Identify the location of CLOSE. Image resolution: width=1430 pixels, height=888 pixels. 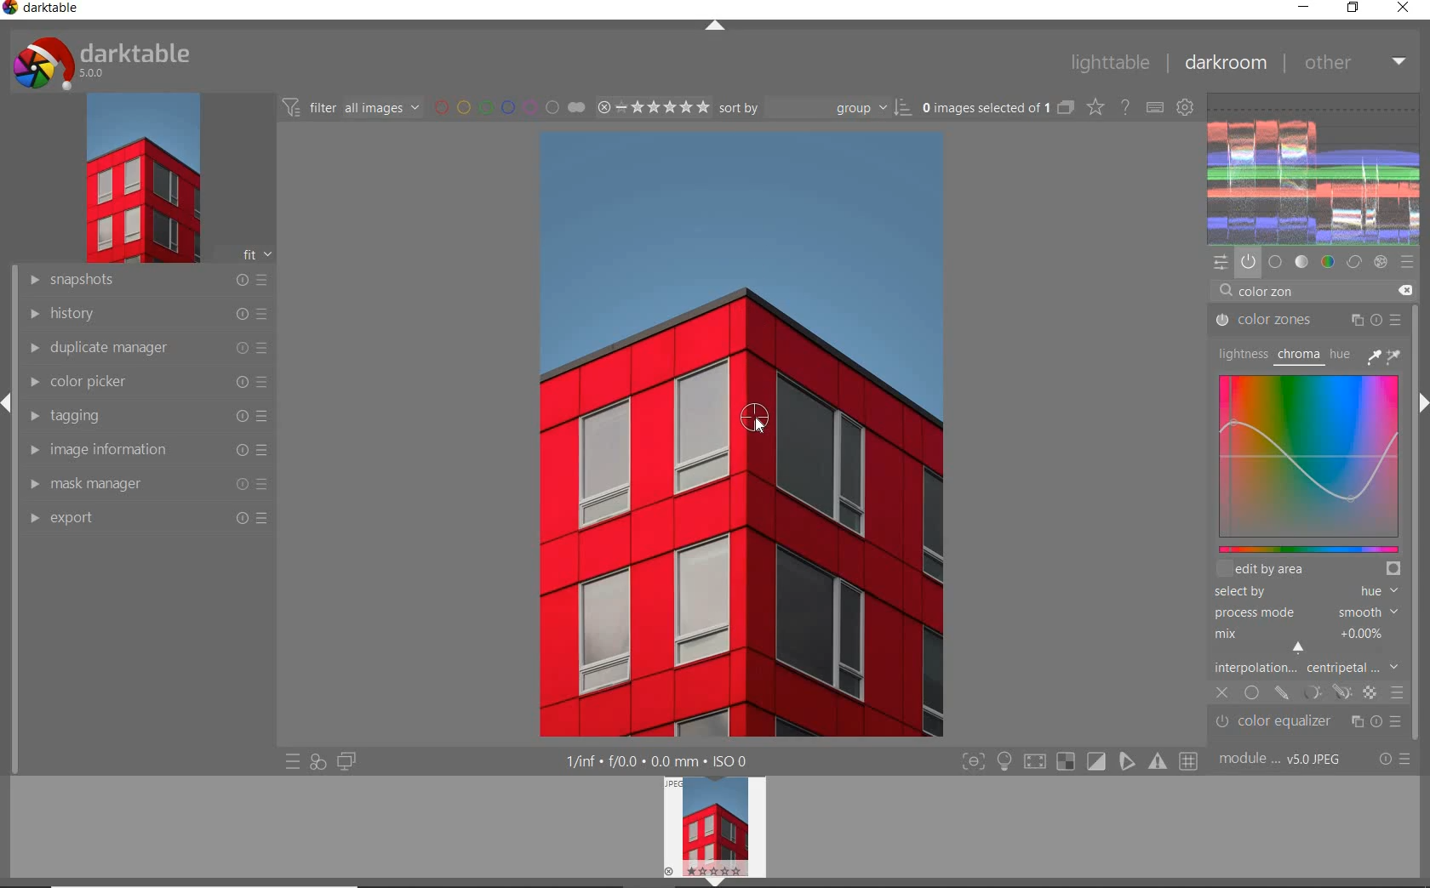
(1222, 693).